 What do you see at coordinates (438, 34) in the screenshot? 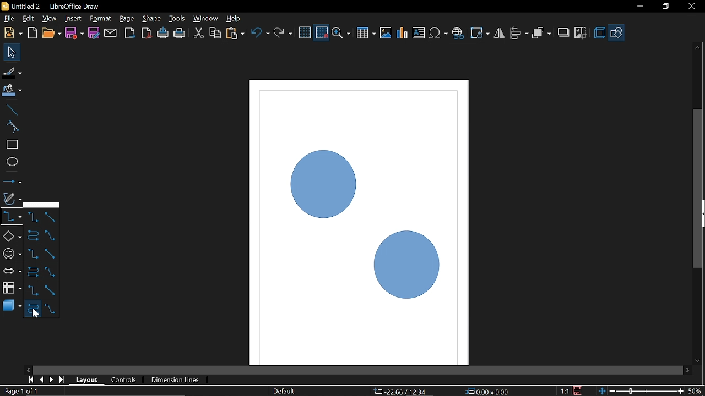
I see `Insert symbol` at bounding box center [438, 34].